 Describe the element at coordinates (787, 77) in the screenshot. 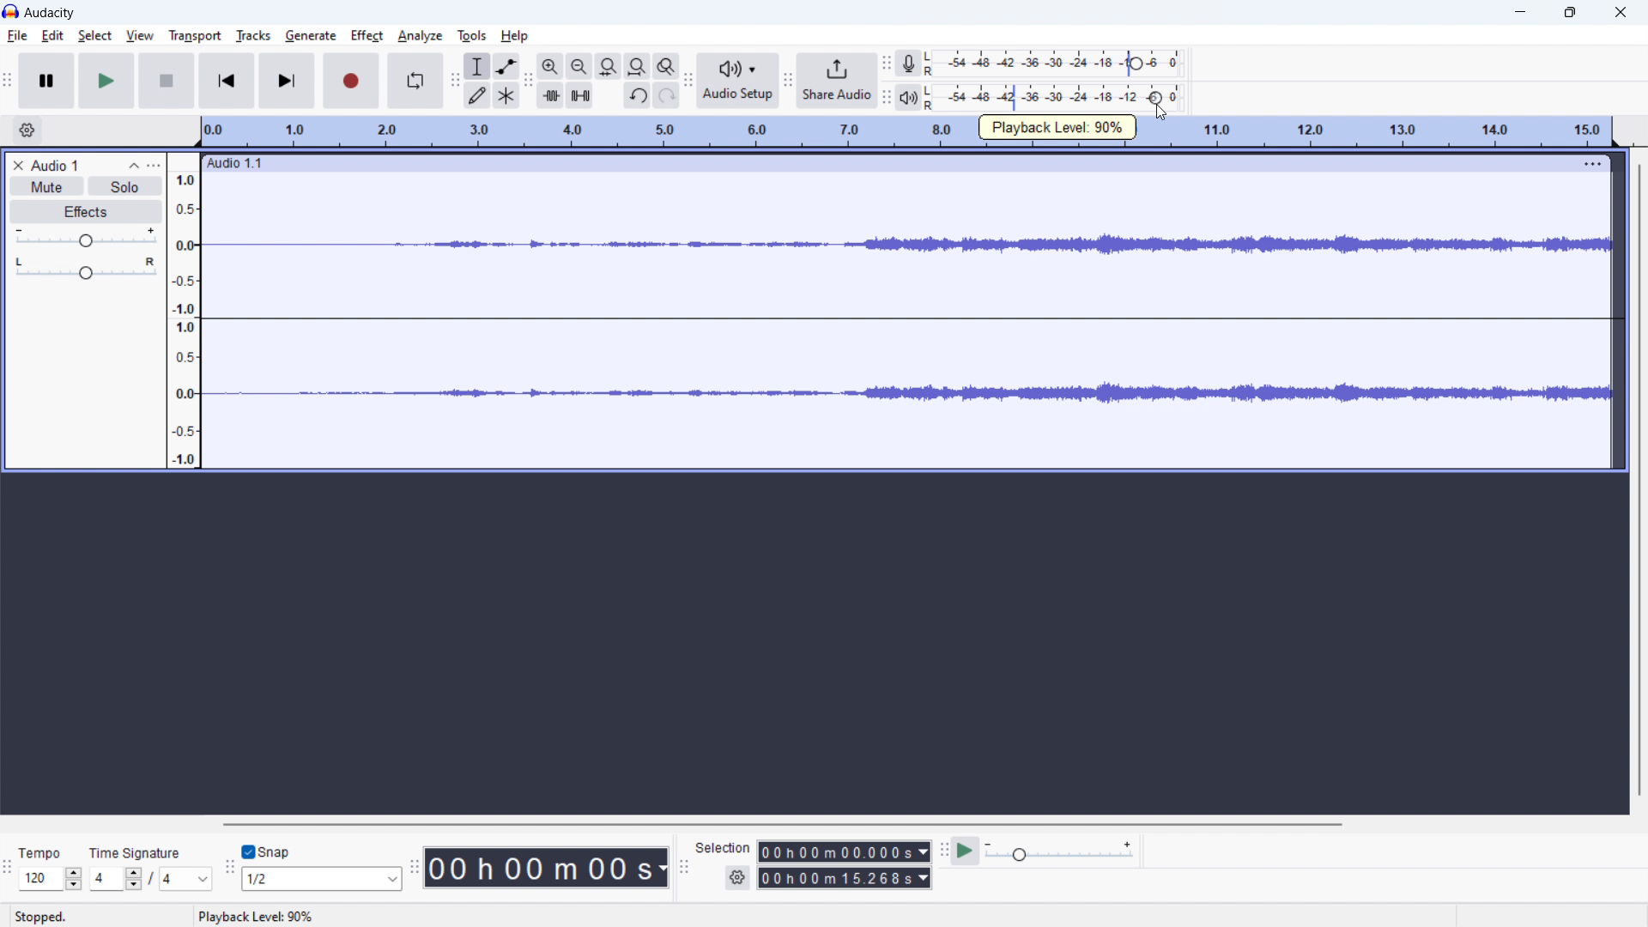

I see `share audio toolbar` at that location.